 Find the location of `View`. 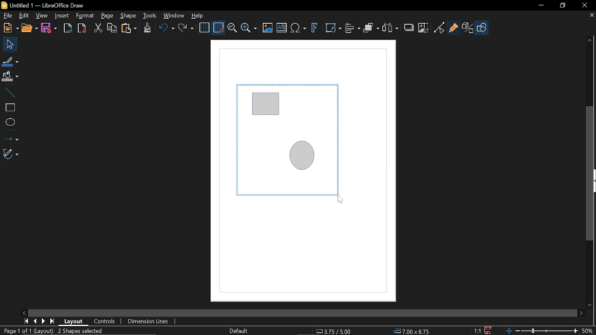

View is located at coordinates (41, 16).